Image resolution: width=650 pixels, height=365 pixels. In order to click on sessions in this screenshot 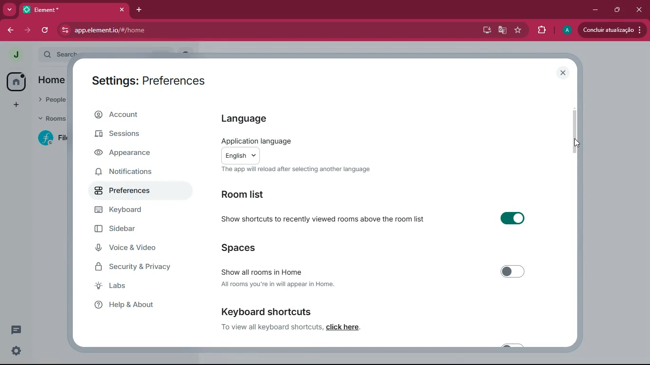, I will do `click(137, 135)`.